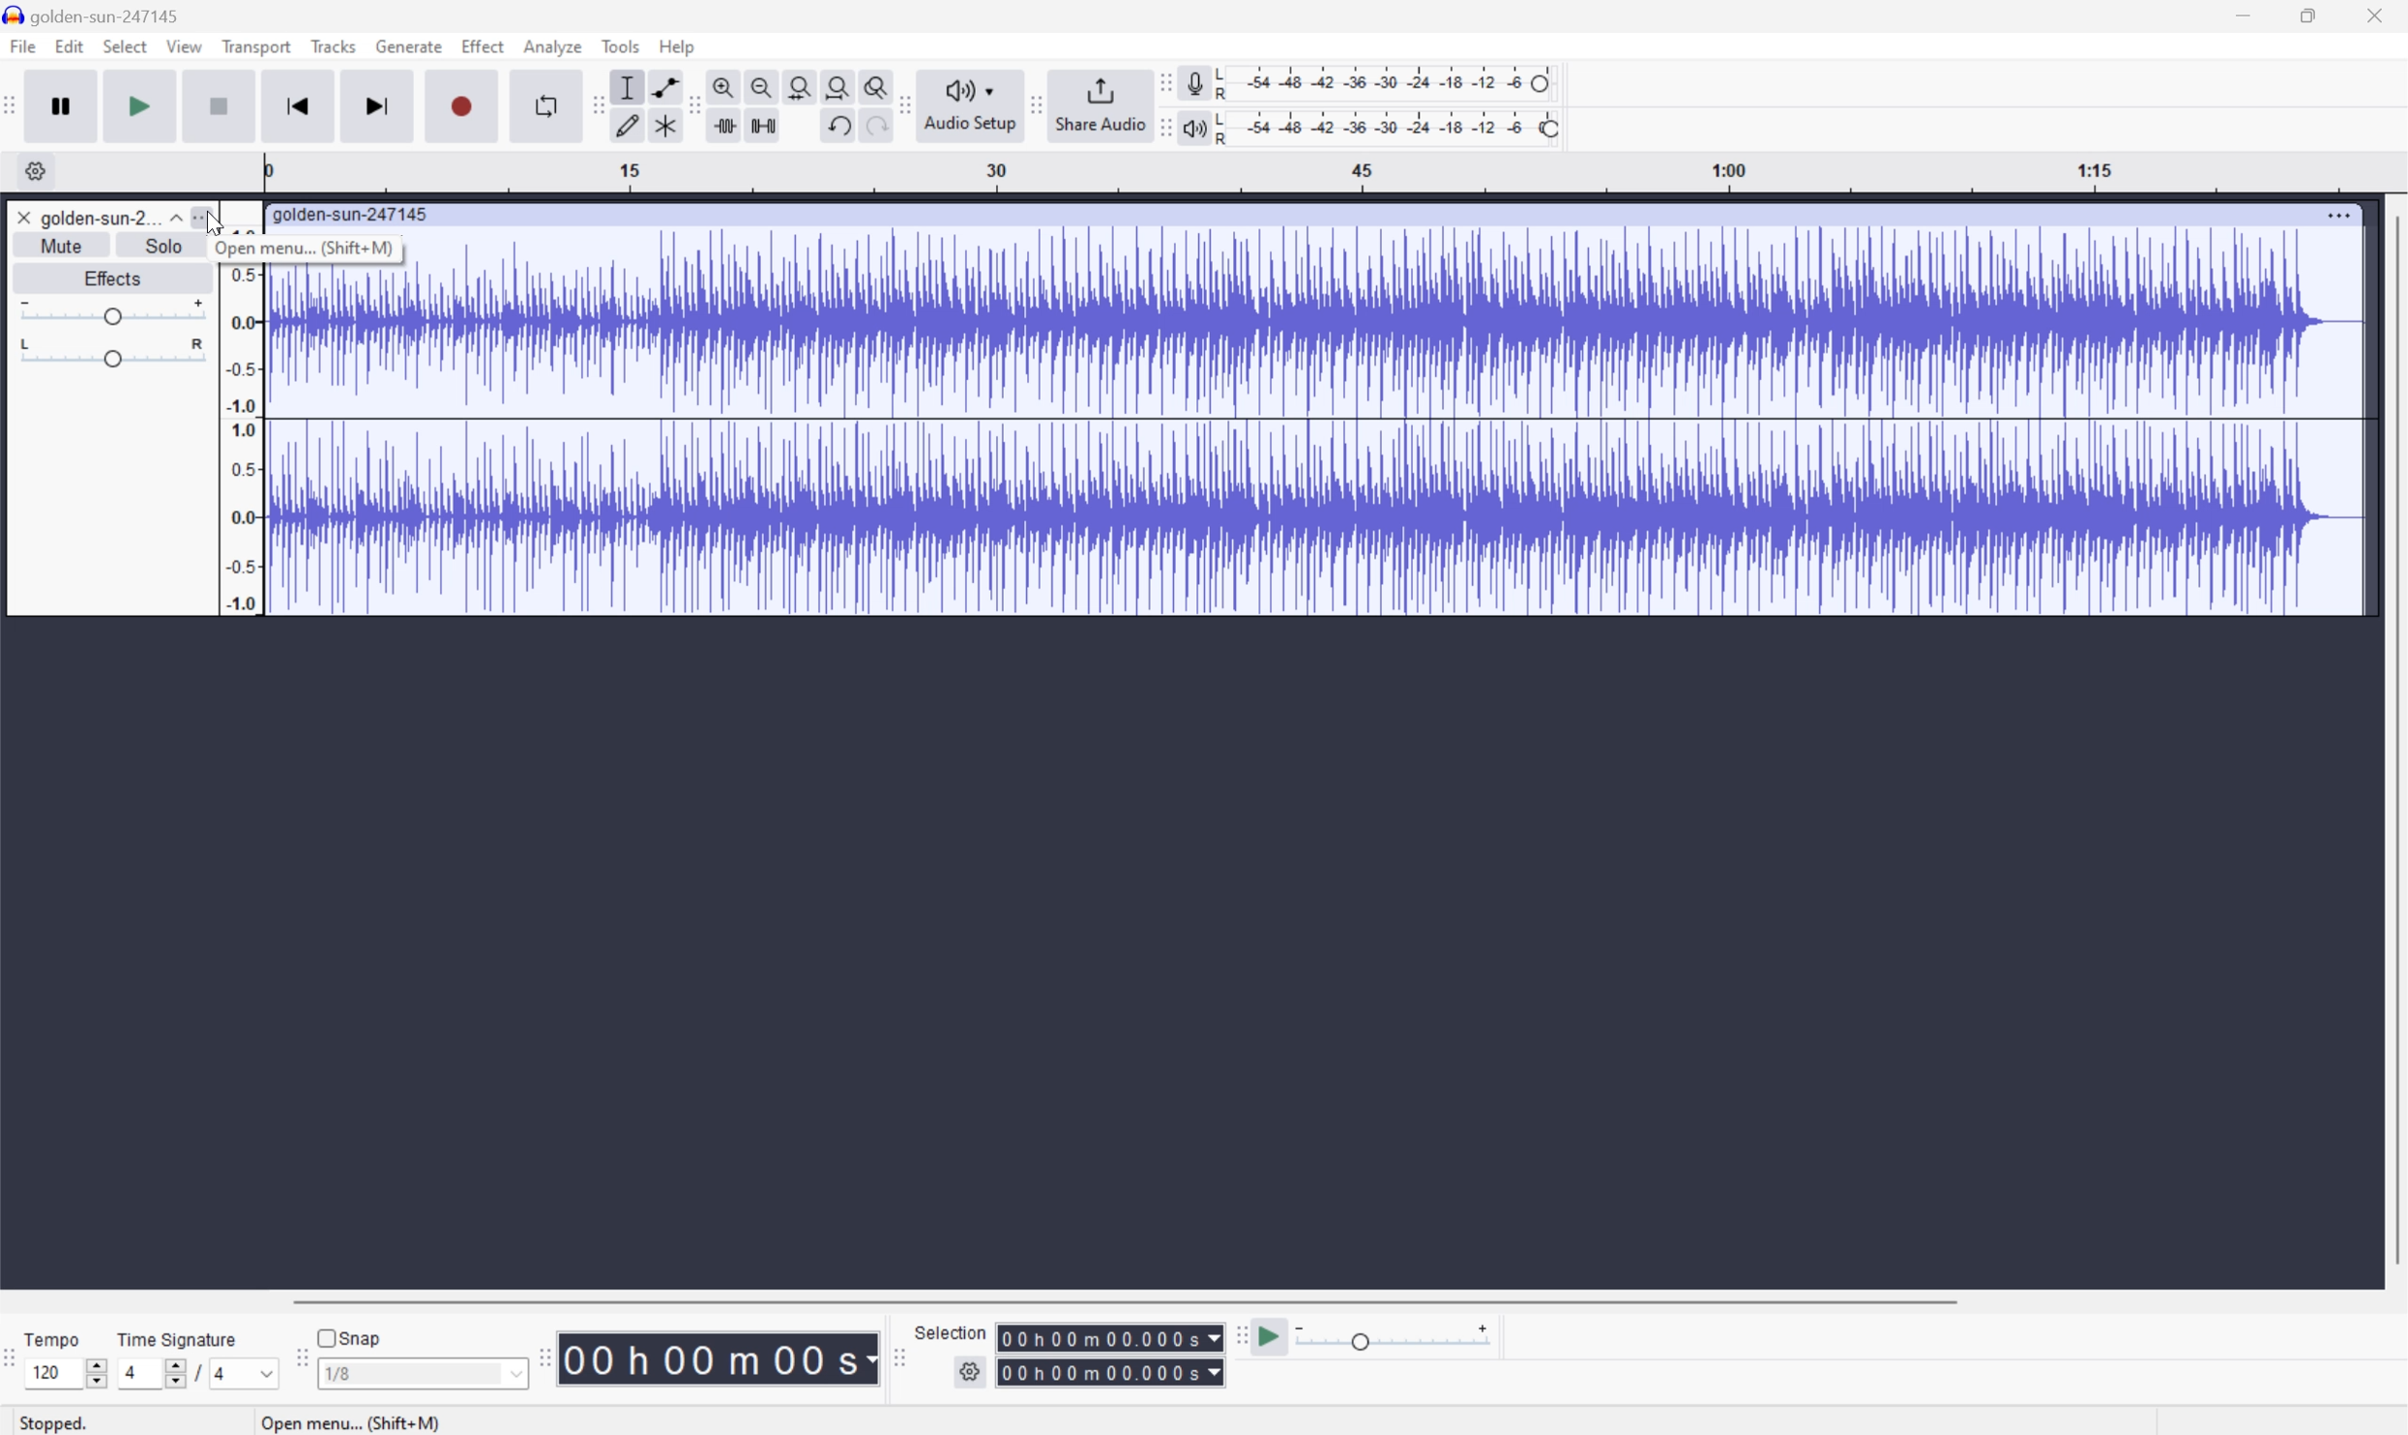 The image size is (2408, 1435). Describe the element at coordinates (628, 126) in the screenshot. I see `Draw tool` at that location.